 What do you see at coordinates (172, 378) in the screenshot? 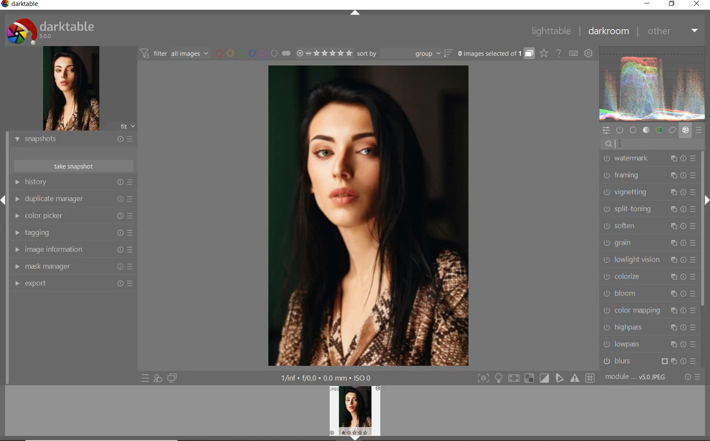
I see `display a second darkroom image window` at bounding box center [172, 378].